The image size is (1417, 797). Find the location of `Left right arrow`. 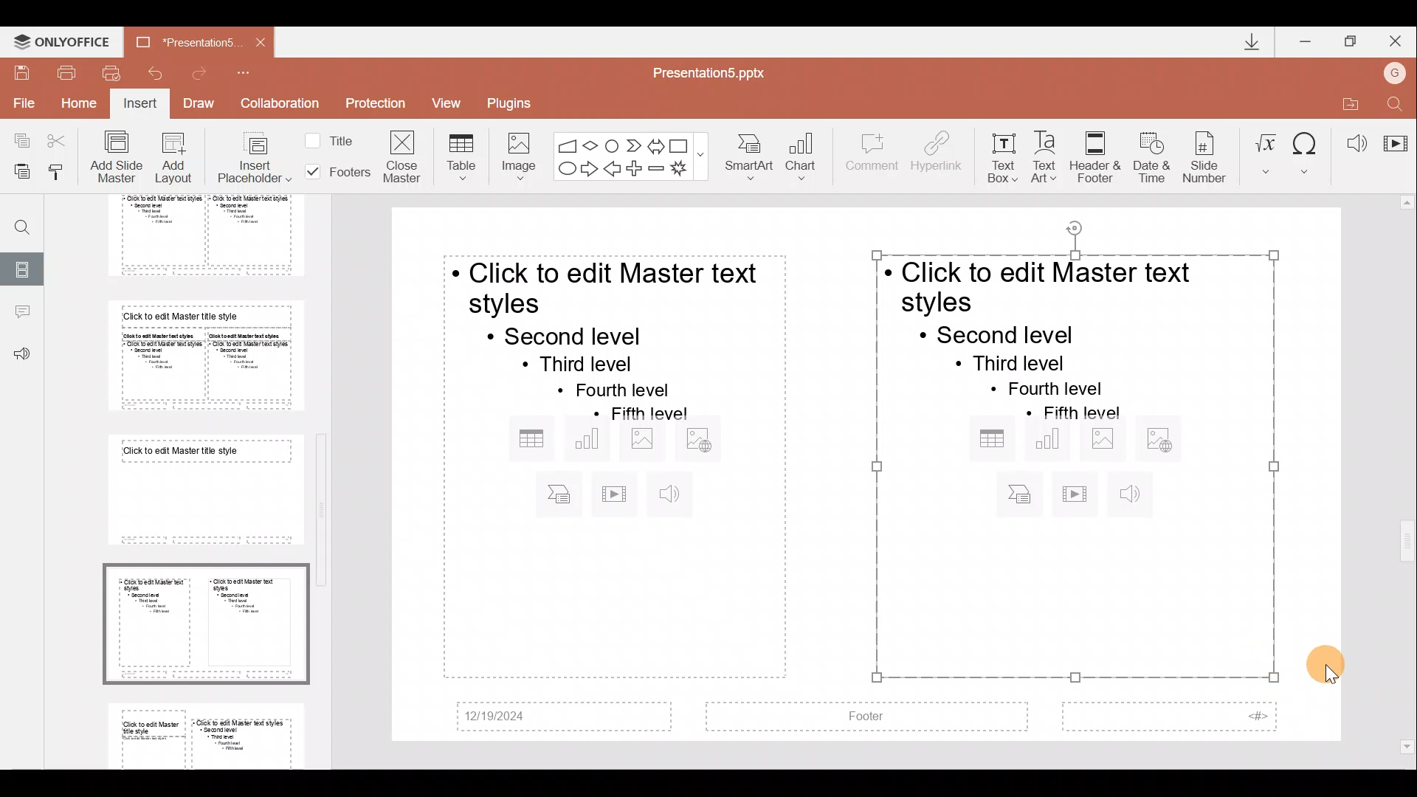

Left right arrow is located at coordinates (655, 143).